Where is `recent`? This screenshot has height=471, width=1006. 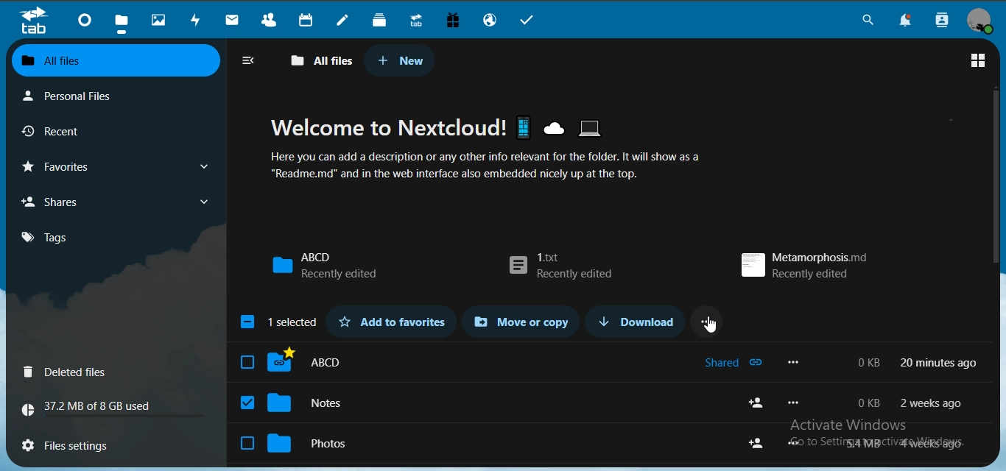 recent is located at coordinates (78, 130).